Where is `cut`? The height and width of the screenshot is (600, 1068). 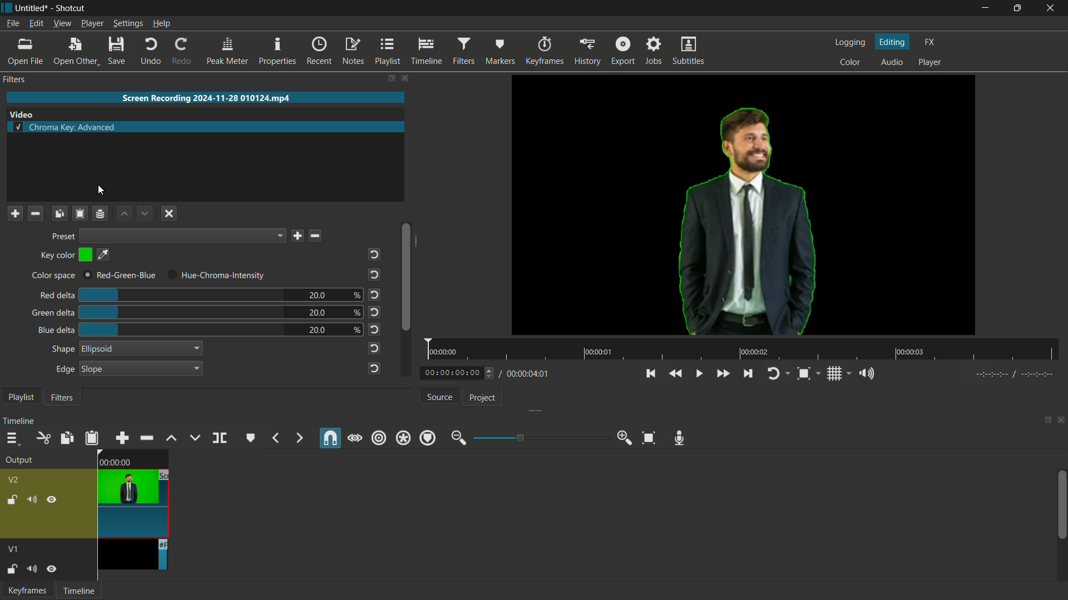 cut is located at coordinates (42, 437).